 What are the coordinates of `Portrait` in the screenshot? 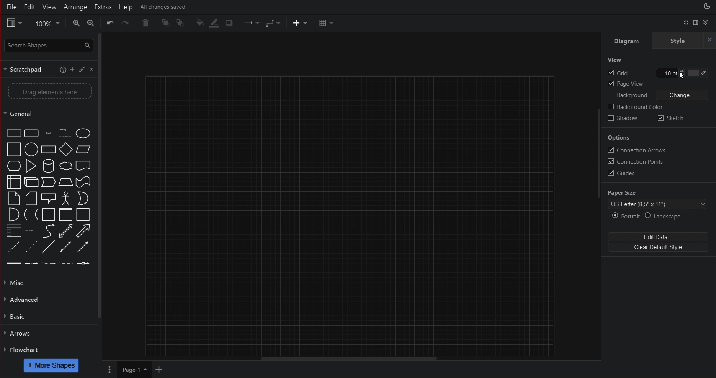 It's located at (625, 216).